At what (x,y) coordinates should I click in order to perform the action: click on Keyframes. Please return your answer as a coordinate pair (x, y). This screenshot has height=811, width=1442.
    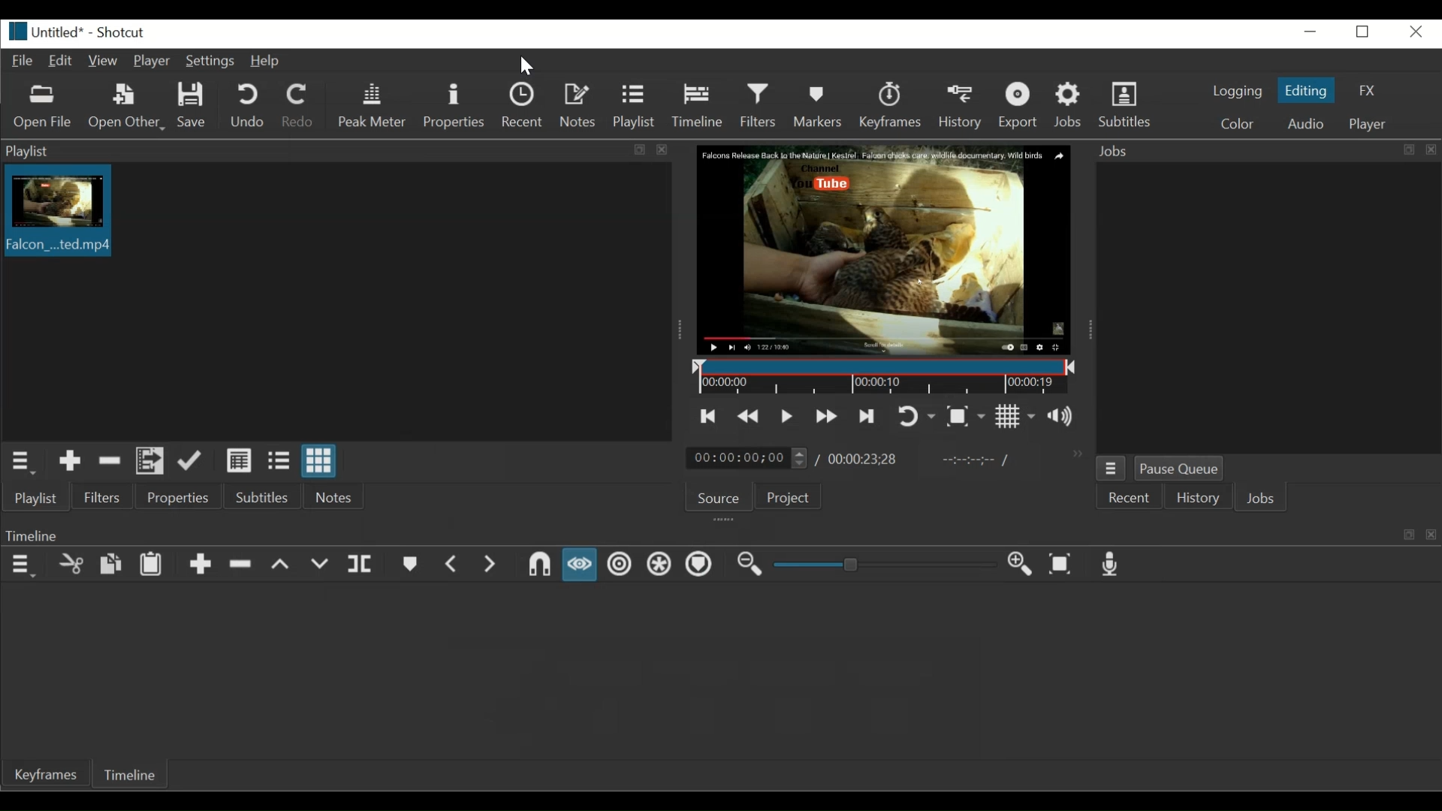
    Looking at the image, I should click on (891, 107).